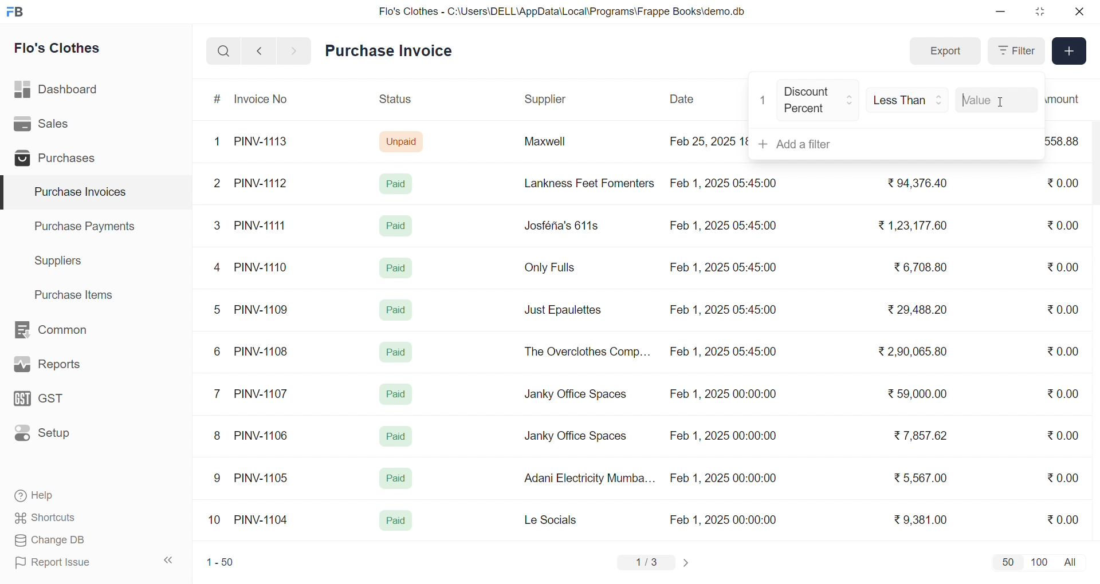 The height and width of the screenshot is (584, 1100). I want to click on 1-50, so click(220, 563).